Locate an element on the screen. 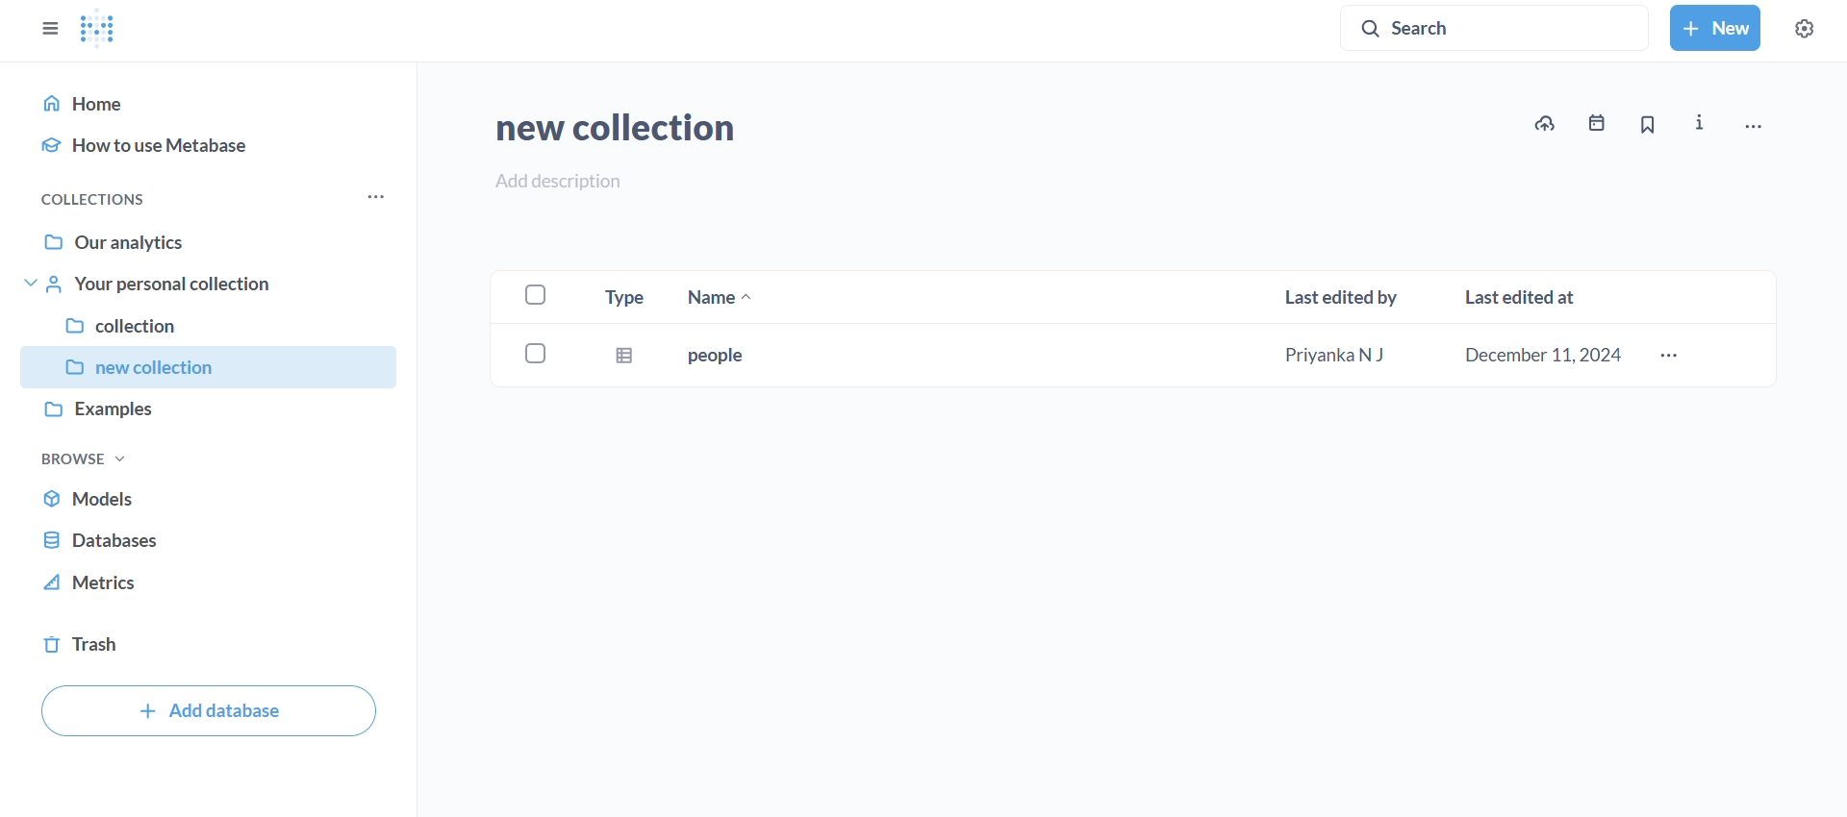 The height and width of the screenshot is (817, 1847). settings is located at coordinates (1803, 28).